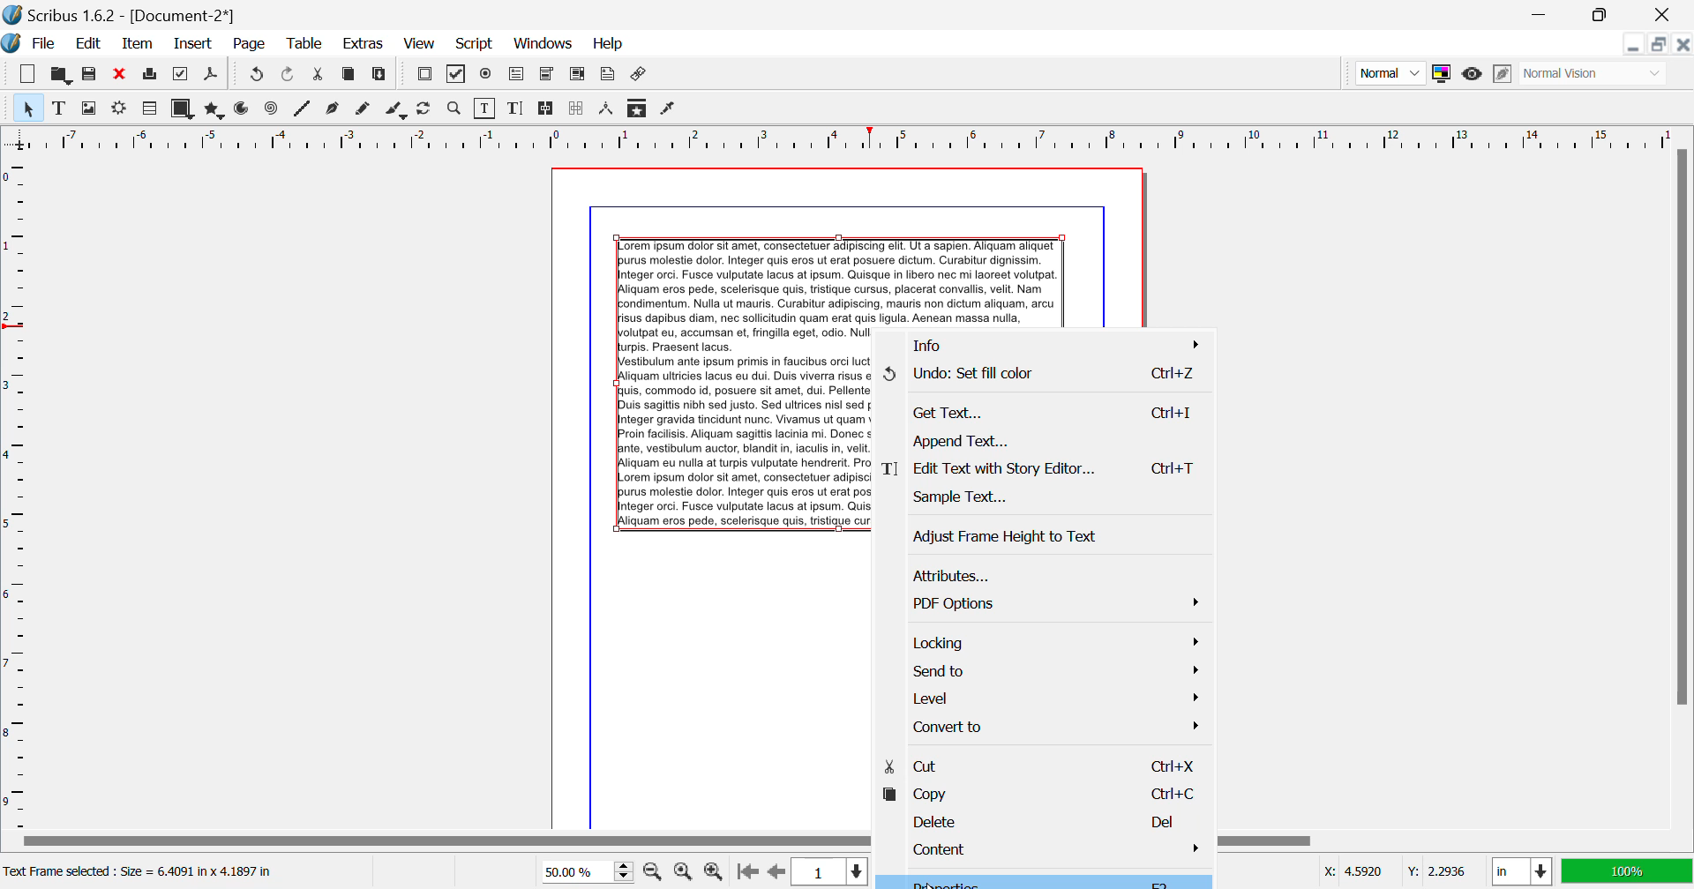 This screenshot has height=889, width=1694. Describe the element at coordinates (746, 873) in the screenshot. I see `First Page` at that location.